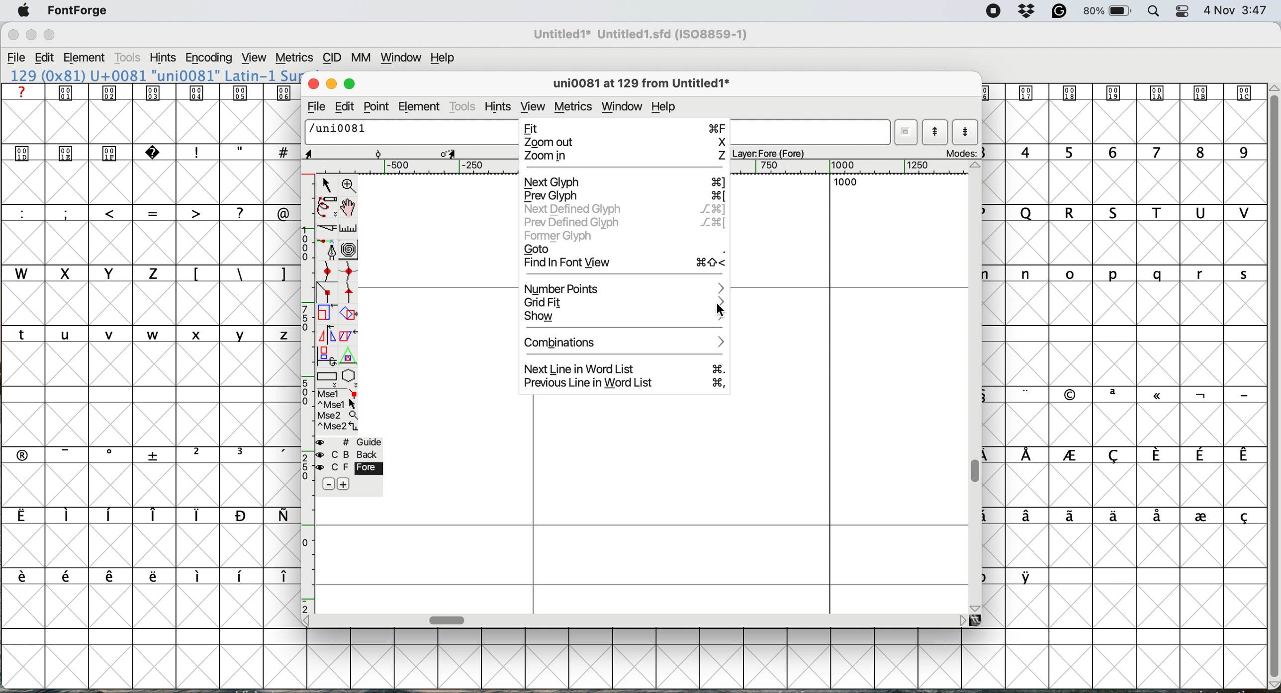  I want to click on rectangles and ellipses, so click(327, 376).